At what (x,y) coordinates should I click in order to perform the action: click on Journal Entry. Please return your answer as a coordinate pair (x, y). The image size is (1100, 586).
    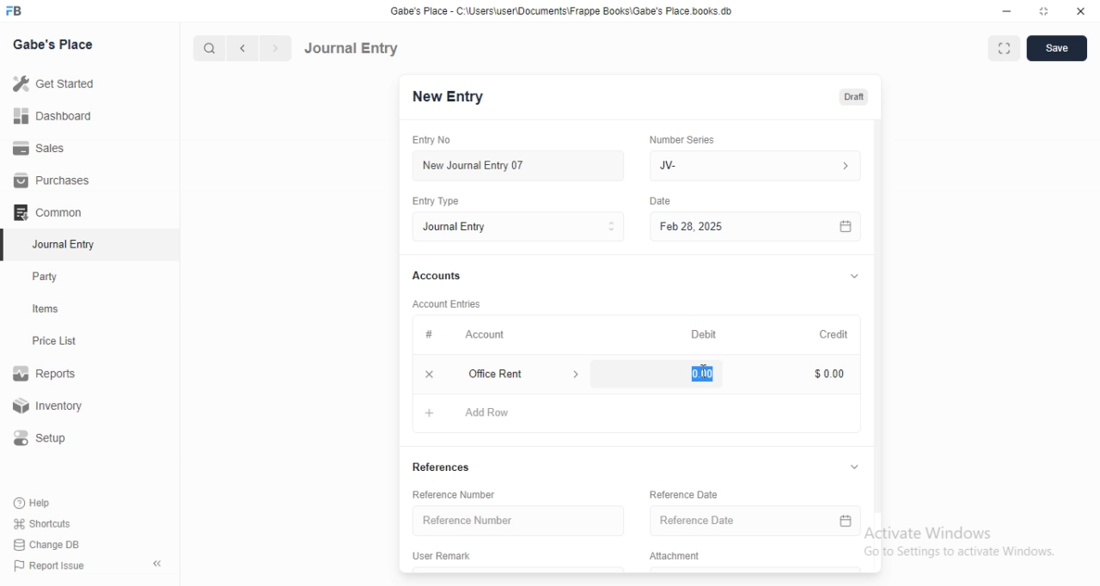
    Looking at the image, I should click on (351, 48).